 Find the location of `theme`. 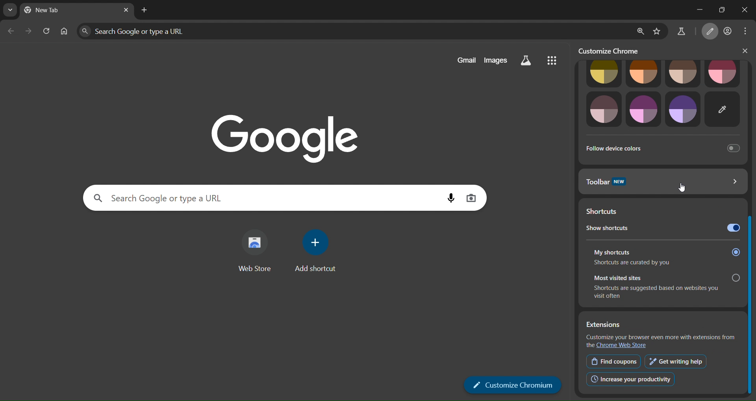

theme is located at coordinates (605, 110).